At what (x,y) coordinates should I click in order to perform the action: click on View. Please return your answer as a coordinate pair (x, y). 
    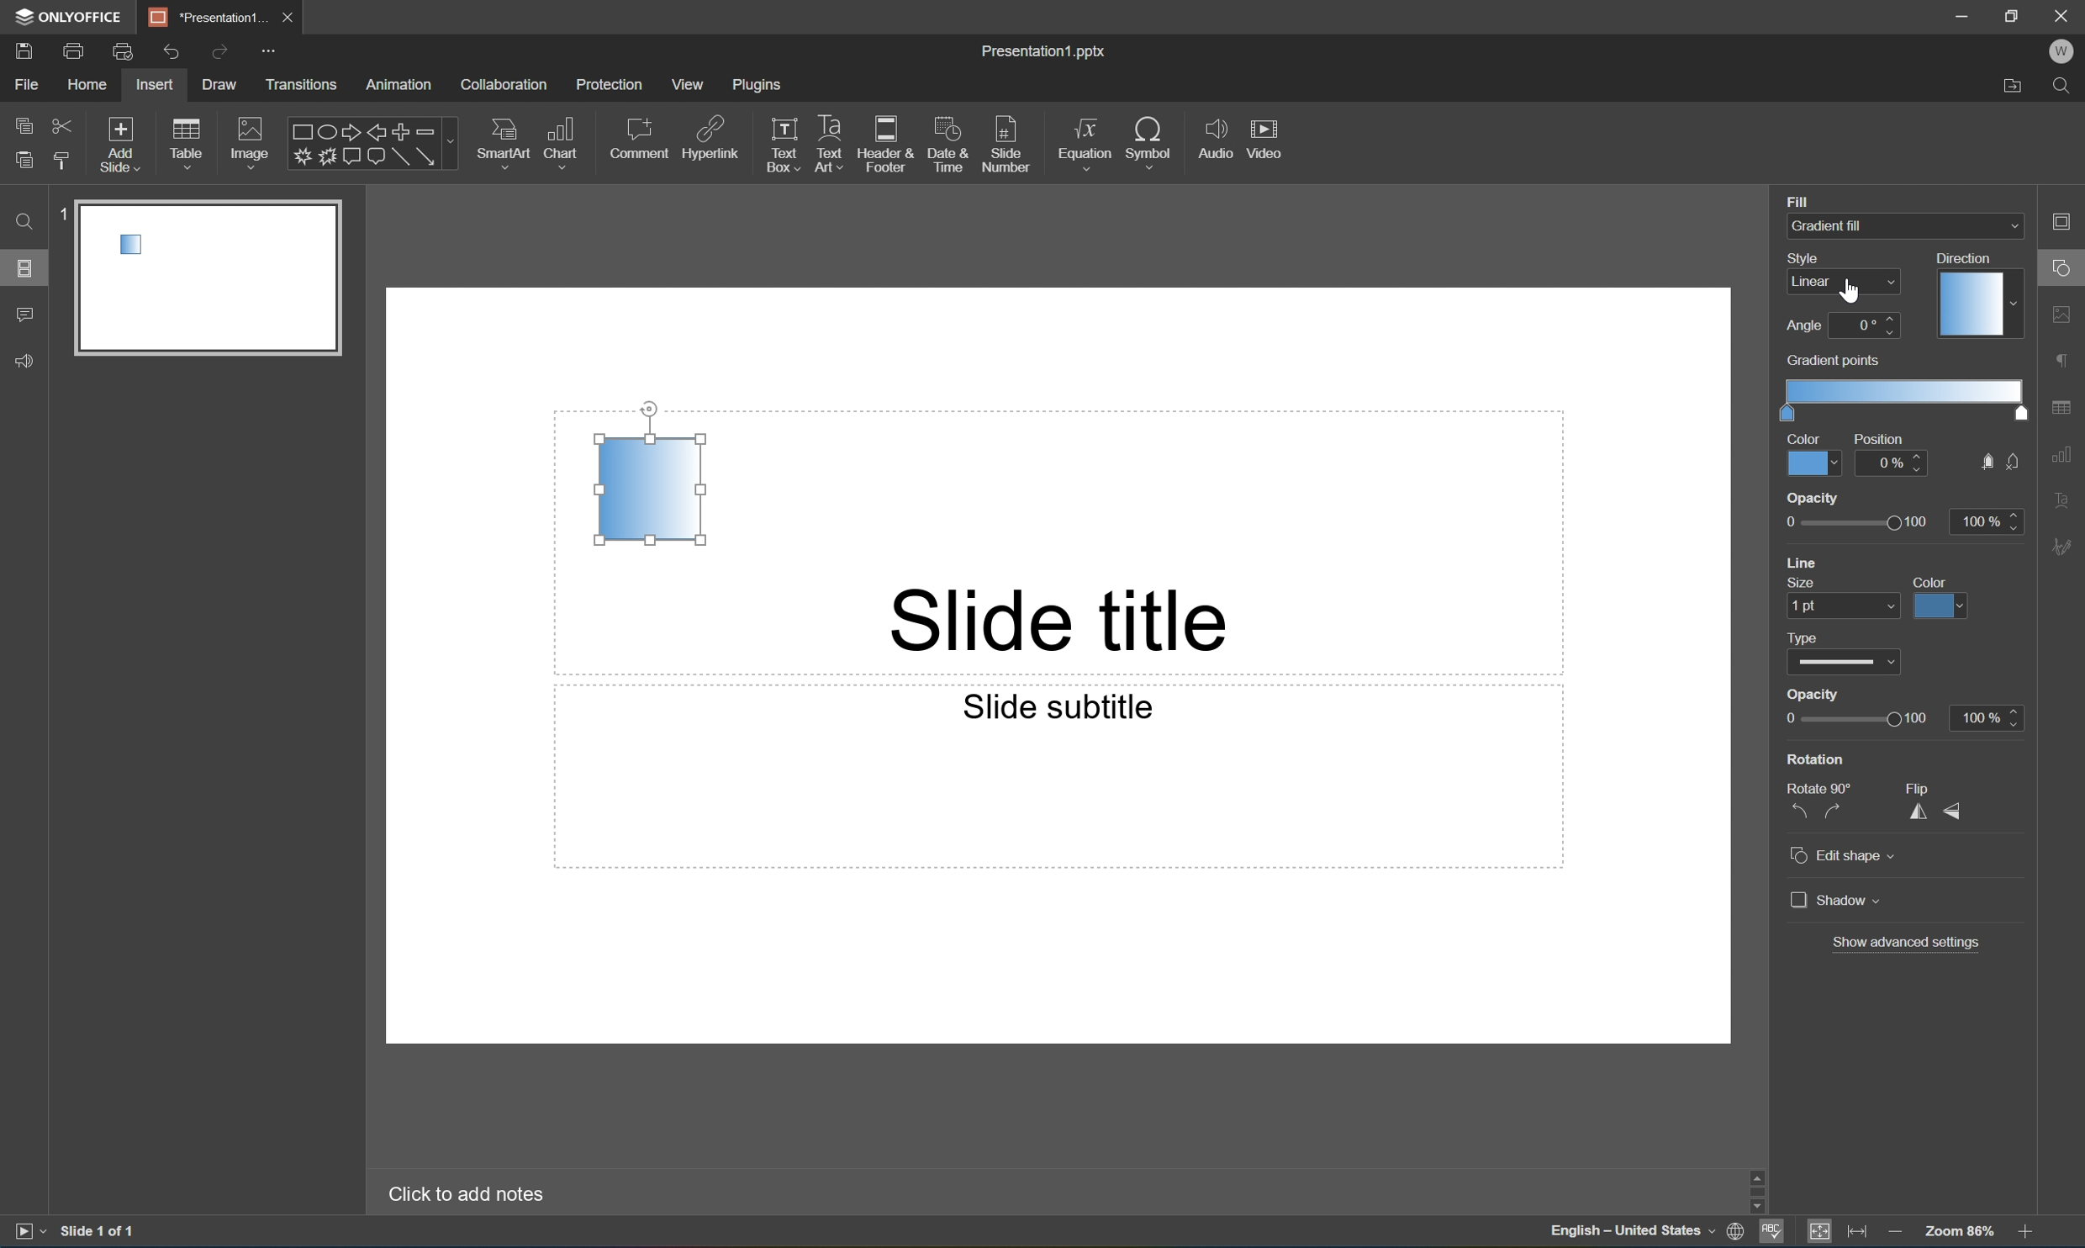
    Looking at the image, I should click on (689, 84).